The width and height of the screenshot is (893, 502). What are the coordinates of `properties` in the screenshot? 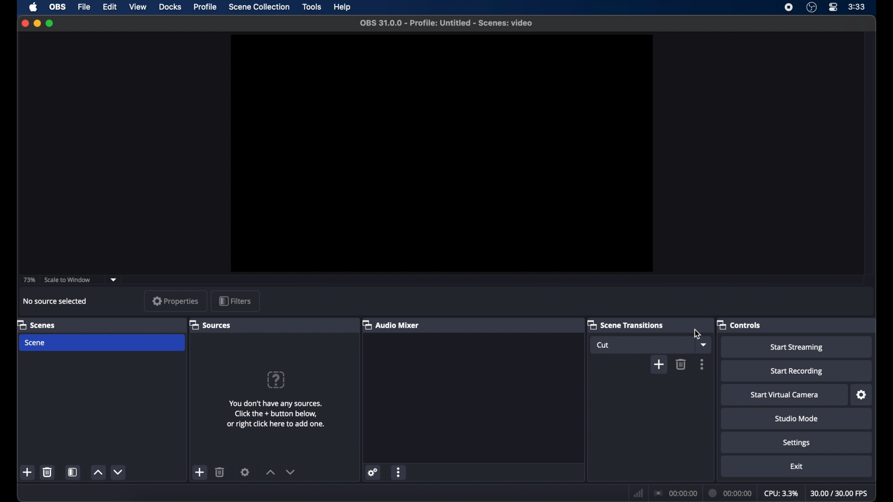 It's located at (176, 301).